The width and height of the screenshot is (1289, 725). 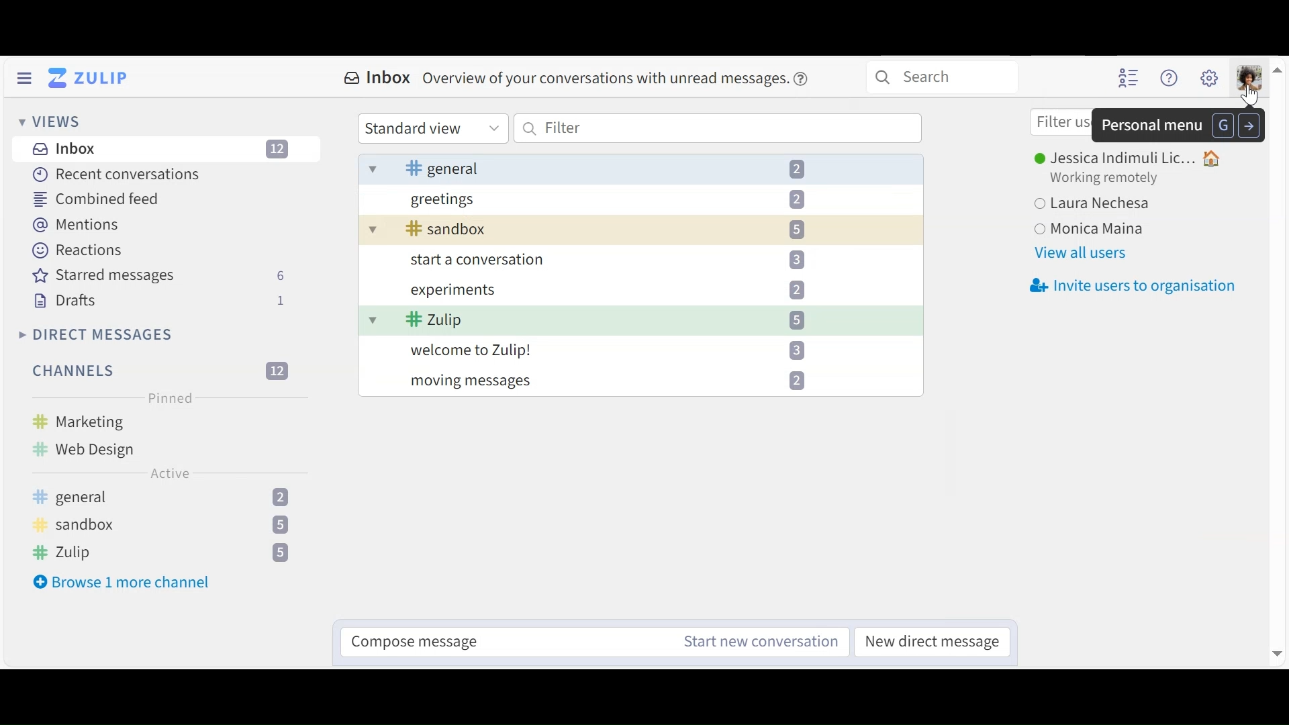 What do you see at coordinates (768, 643) in the screenshot?
I see `Start new conversation` at bounding box center [768, 643].